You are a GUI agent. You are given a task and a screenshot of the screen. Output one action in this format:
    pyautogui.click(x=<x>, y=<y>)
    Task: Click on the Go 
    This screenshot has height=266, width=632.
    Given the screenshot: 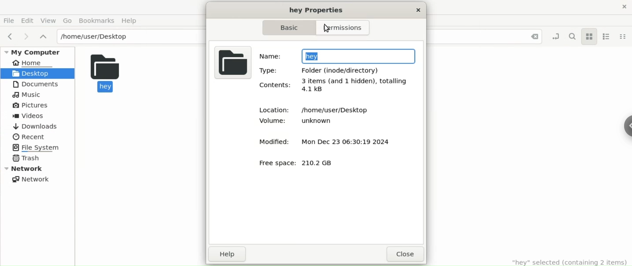 What is the action you would take?
    pyautogui.click(x=68, y=20)
    